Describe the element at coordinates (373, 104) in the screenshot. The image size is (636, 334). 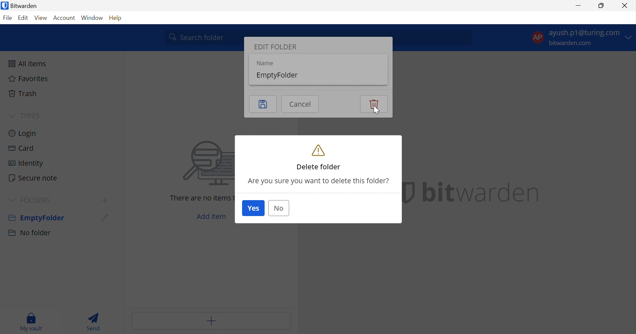
I see `Delete` at that location.